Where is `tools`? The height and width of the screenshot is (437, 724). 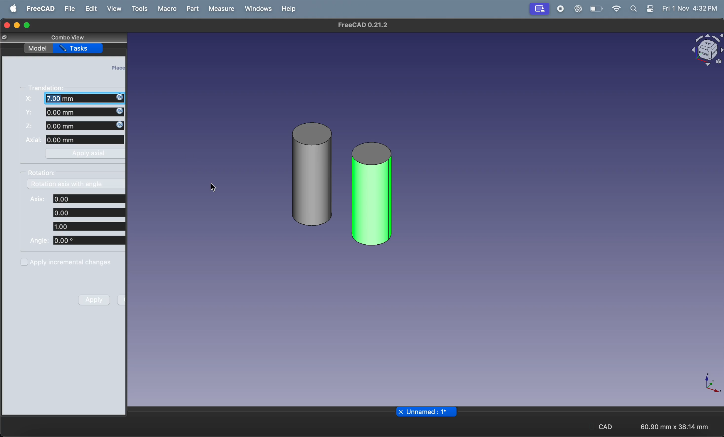 tools is located at coordinates (139, 9).